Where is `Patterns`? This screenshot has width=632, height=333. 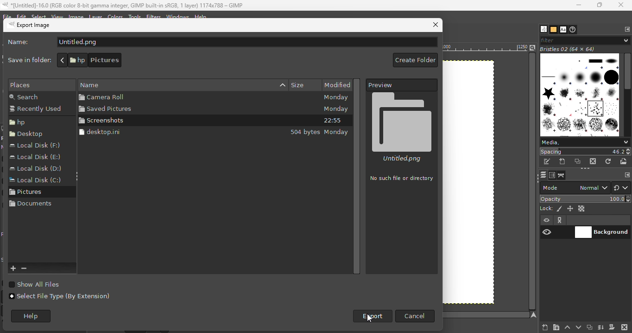
Patterns is located at coordinates (553, 30).